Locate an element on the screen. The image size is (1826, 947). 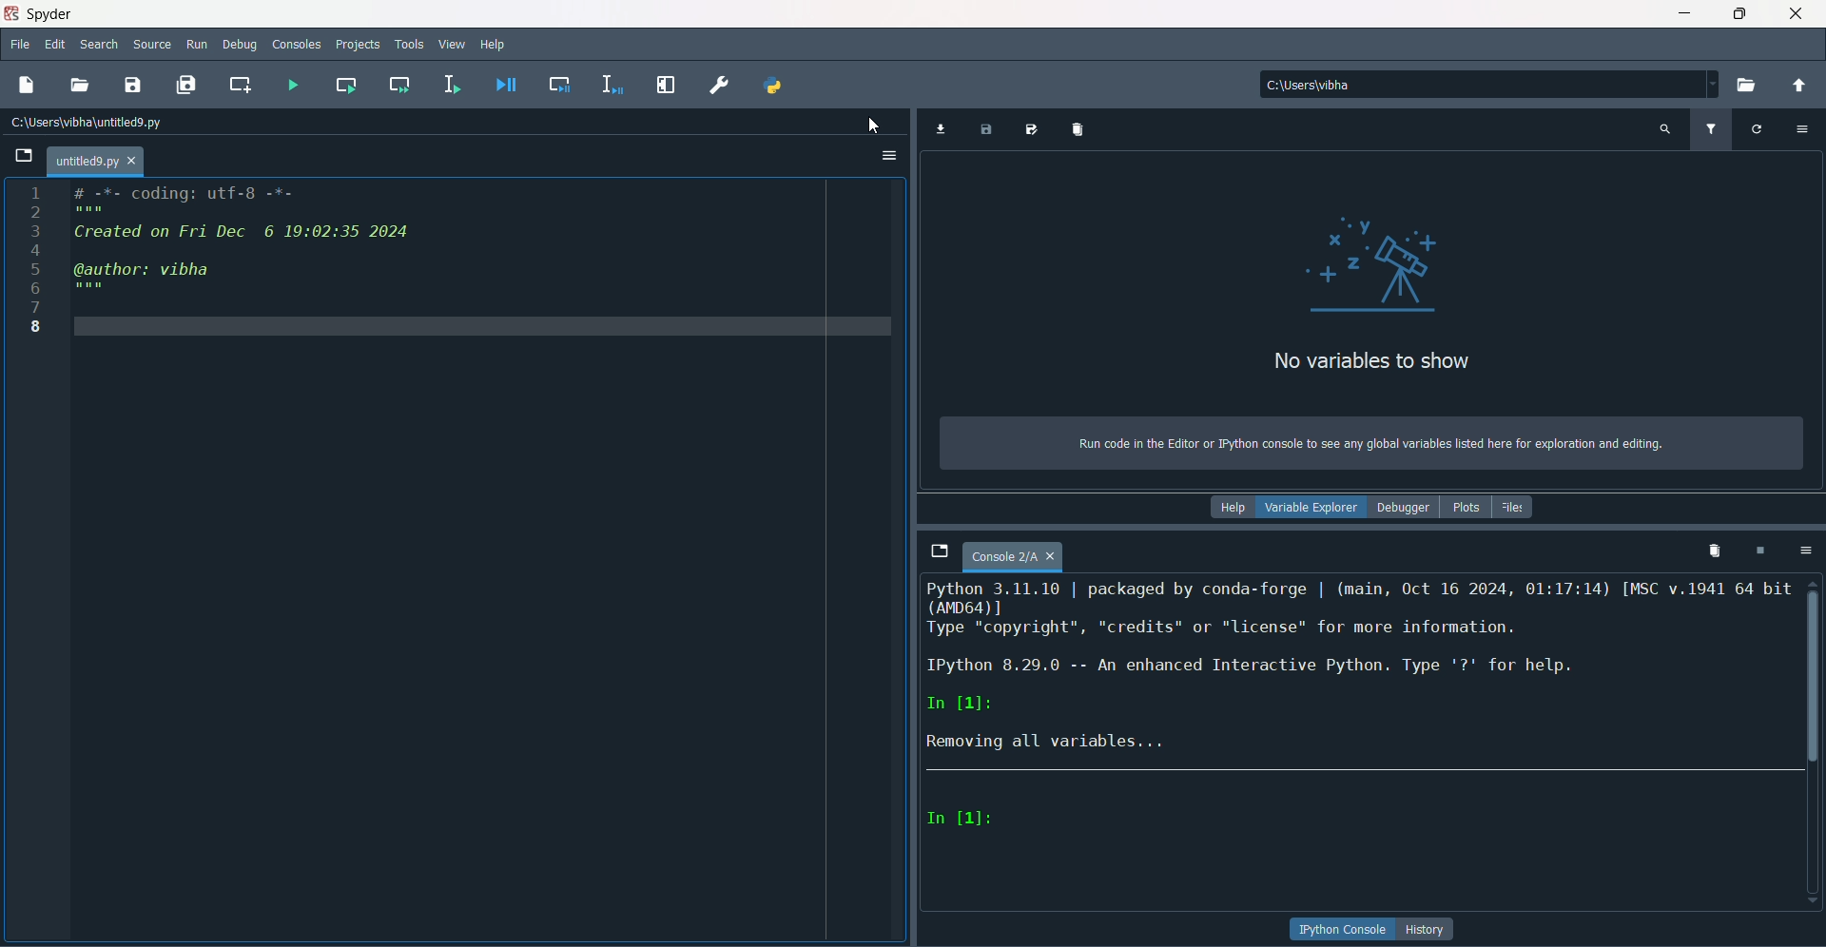
debug file is located at coordinates (500, 85).